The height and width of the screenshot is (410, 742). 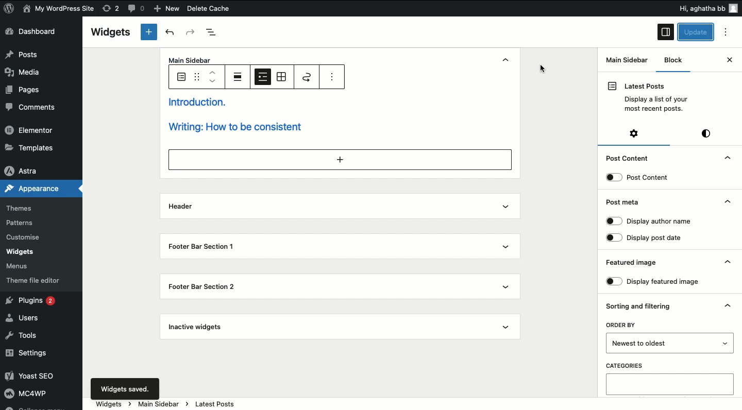 I want to click on comments, so click(x=137, y=9).